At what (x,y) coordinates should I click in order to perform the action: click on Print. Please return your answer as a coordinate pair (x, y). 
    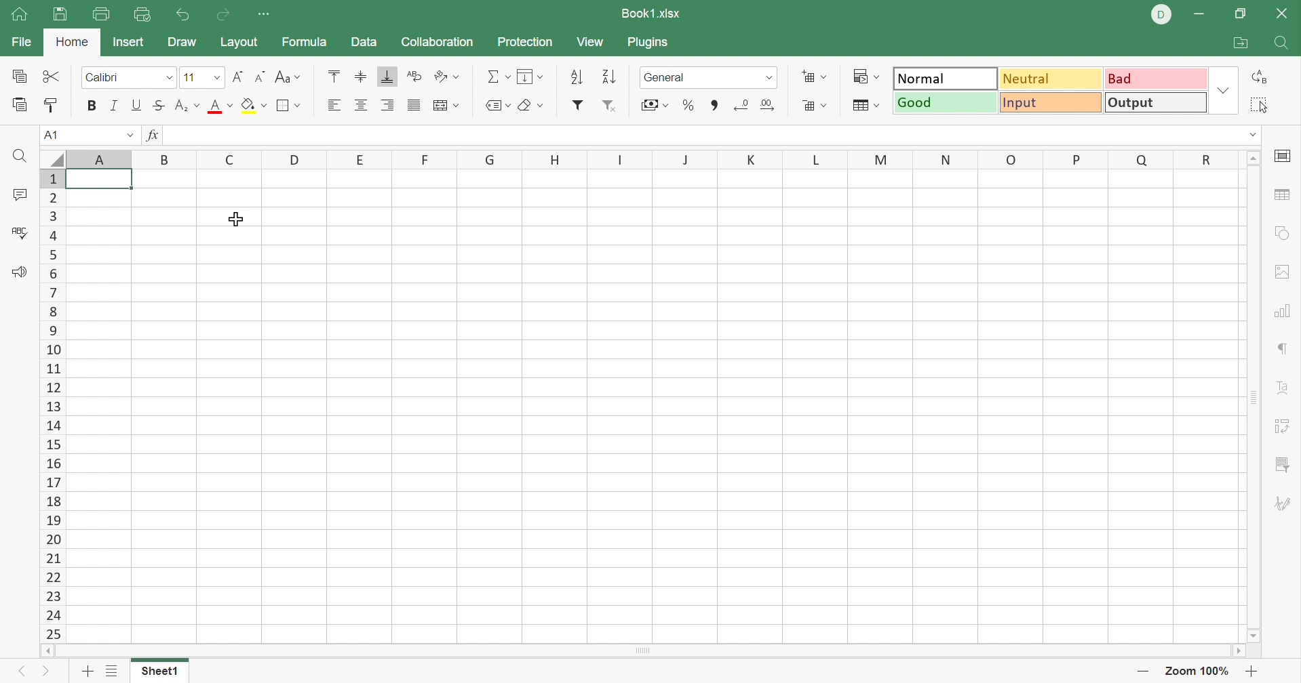
    Looking at the image, I should click on (59, 15).